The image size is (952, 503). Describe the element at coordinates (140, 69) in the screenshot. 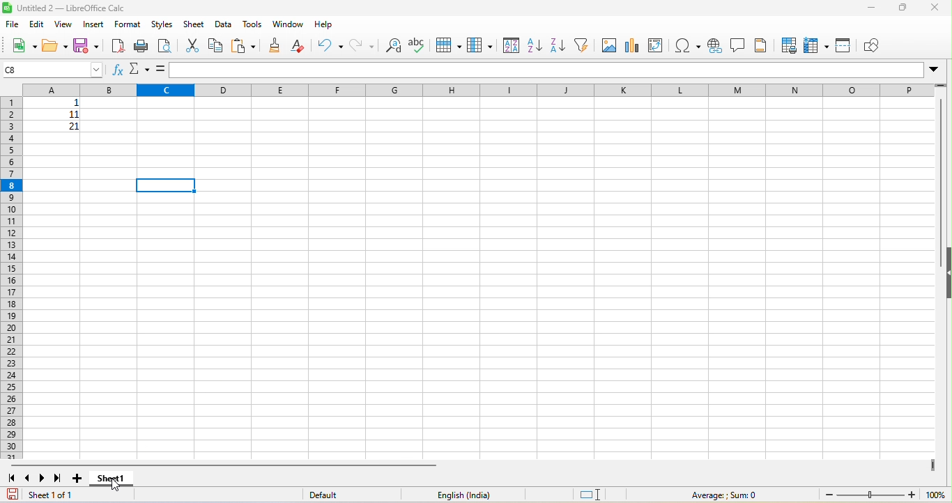

I see `select function` at that location.